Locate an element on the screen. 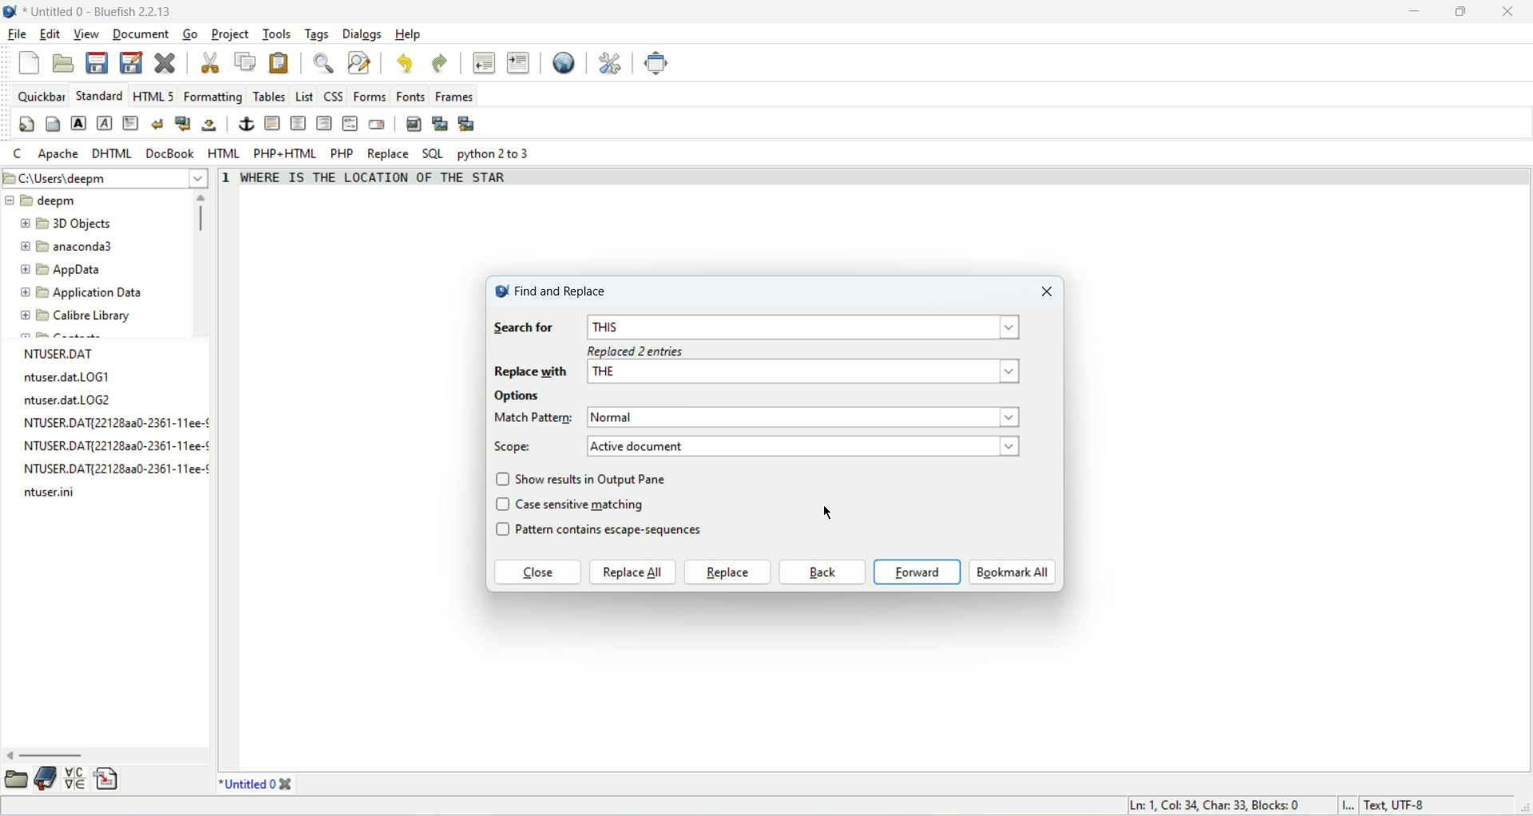 Image resolution: width=1533 pixels, height=816 pixels. scroll bar is located at coordinates (106, 756).